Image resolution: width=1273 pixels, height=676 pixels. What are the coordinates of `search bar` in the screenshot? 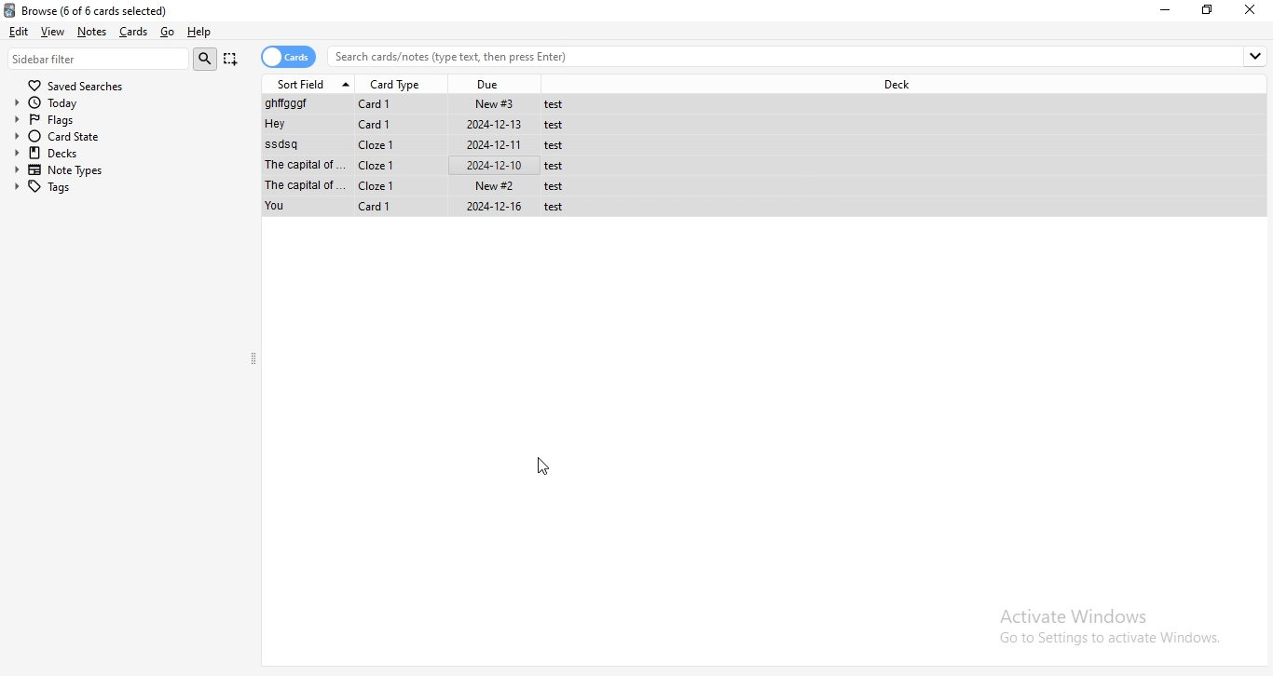 It's located at (800, 56).